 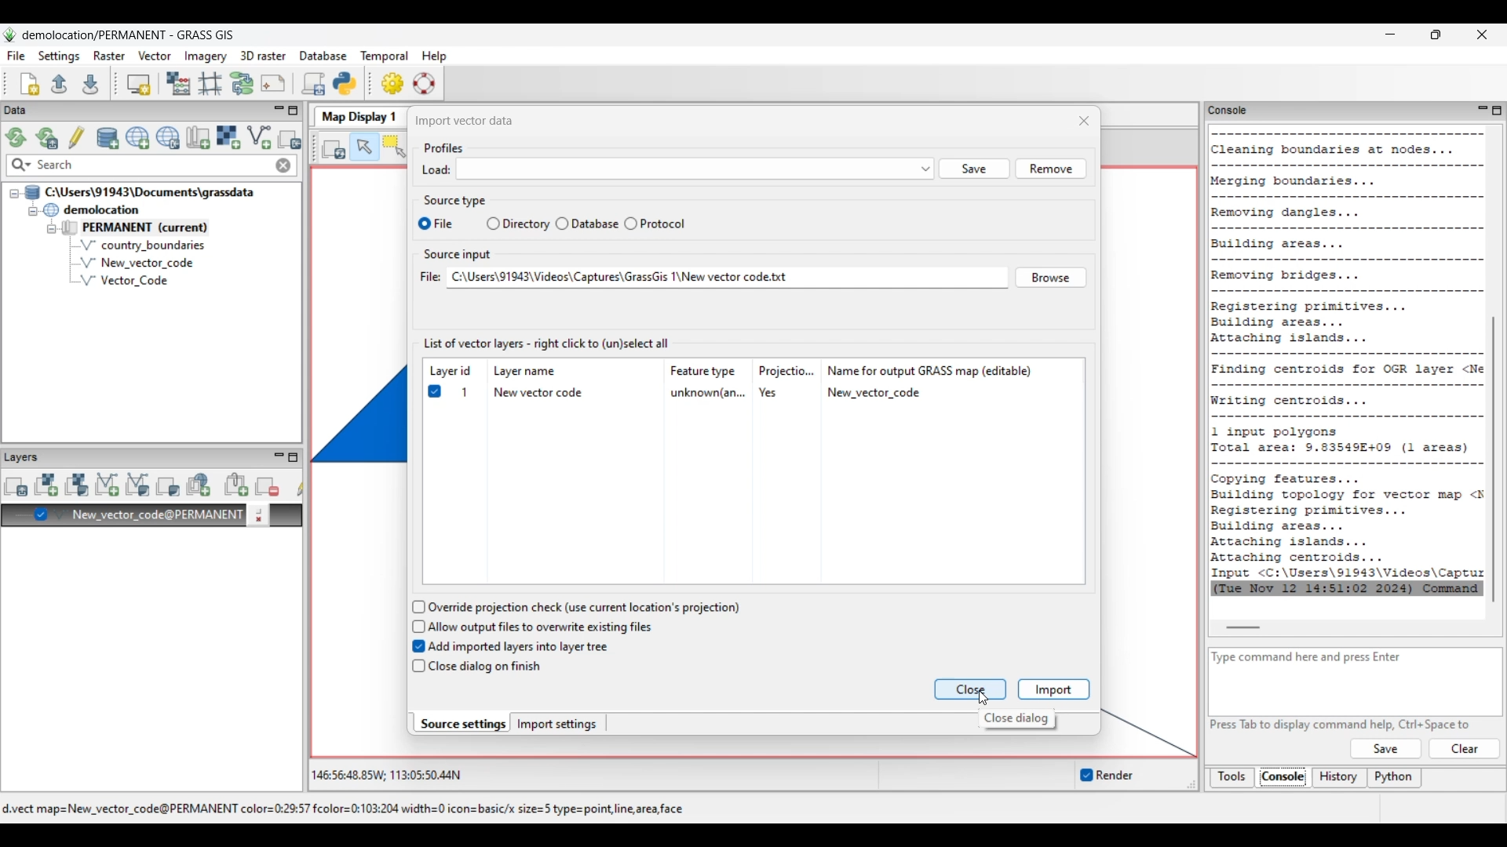 I want to click on Protocol, so click(x=666, y=222).